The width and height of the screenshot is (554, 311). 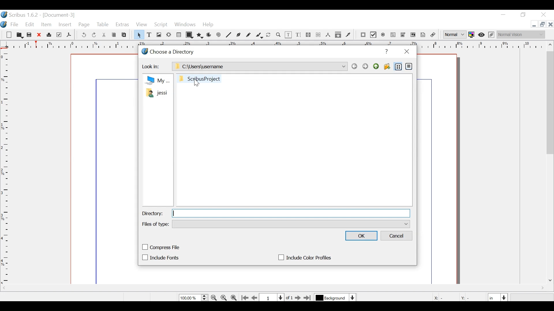 I want to click on Edit, so click(x=30, y=25).